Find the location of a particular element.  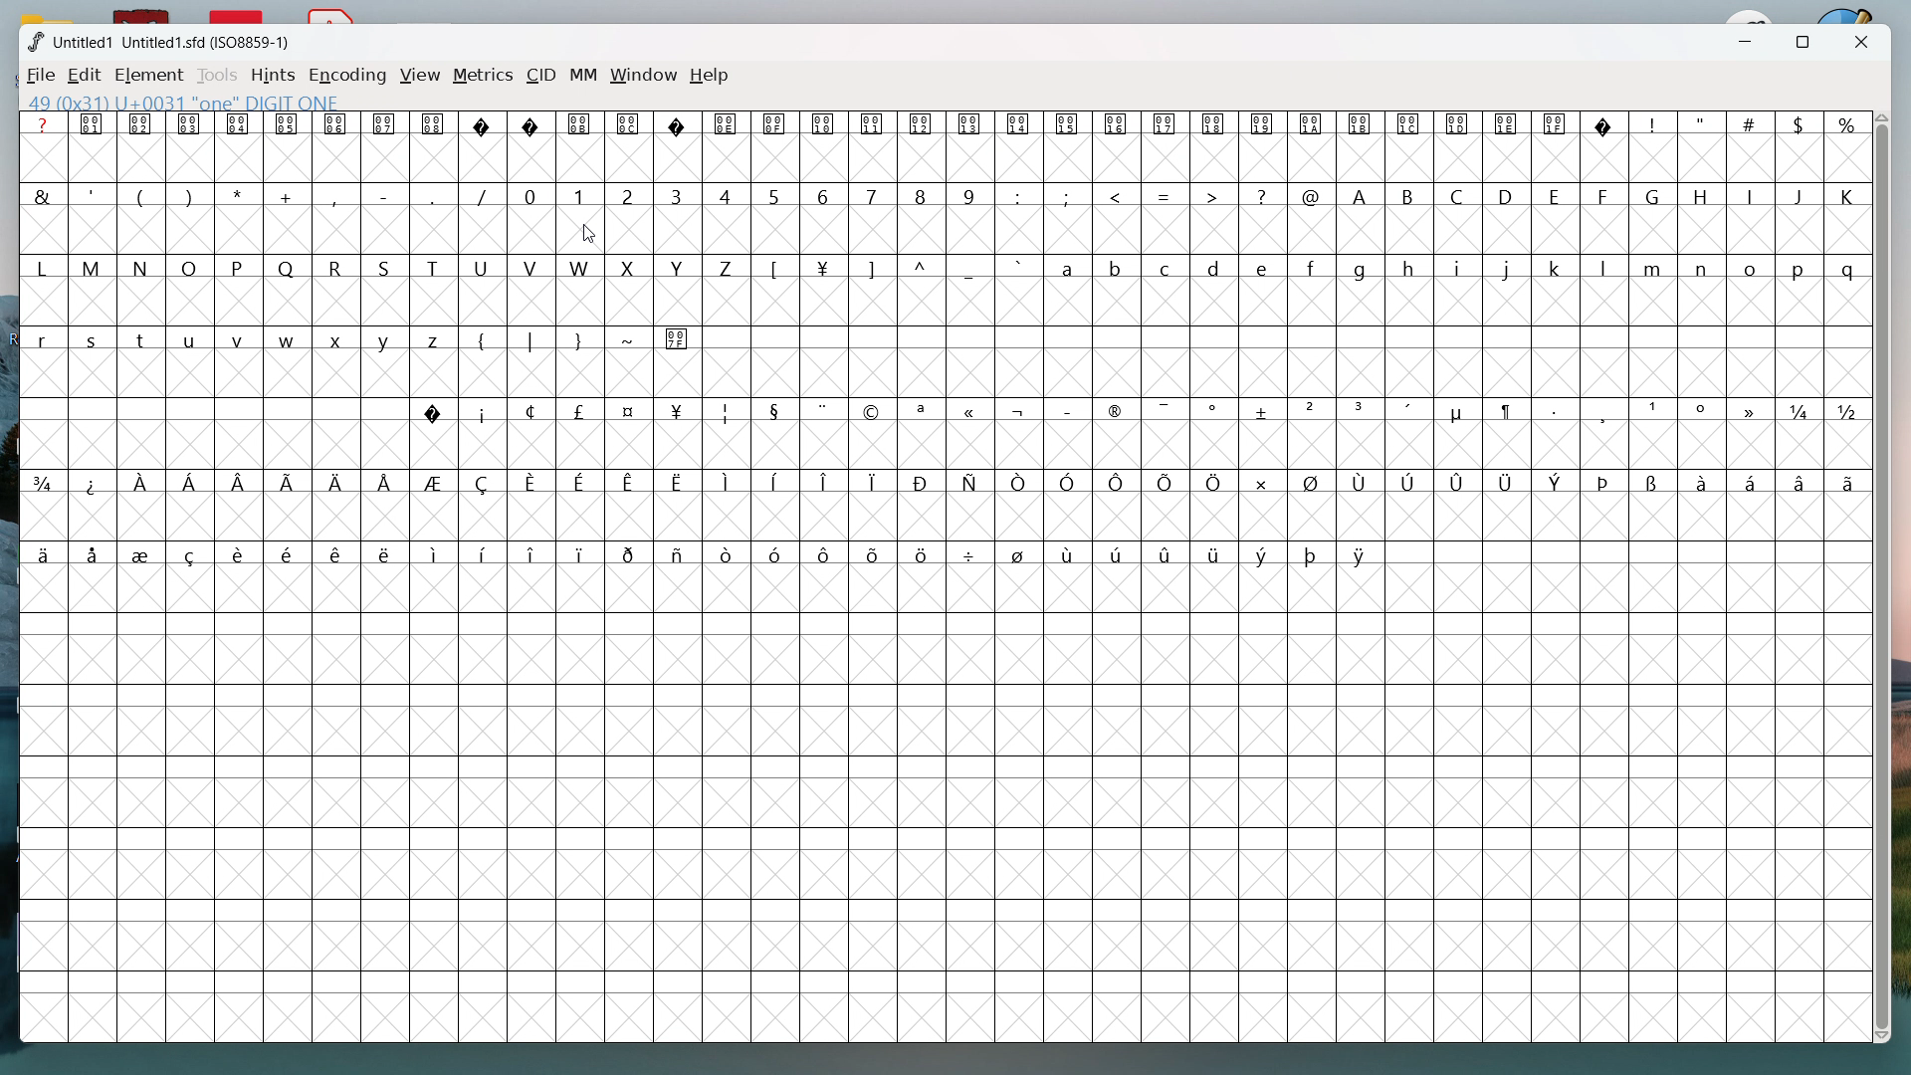

E is located at coordinates (1559, 195).